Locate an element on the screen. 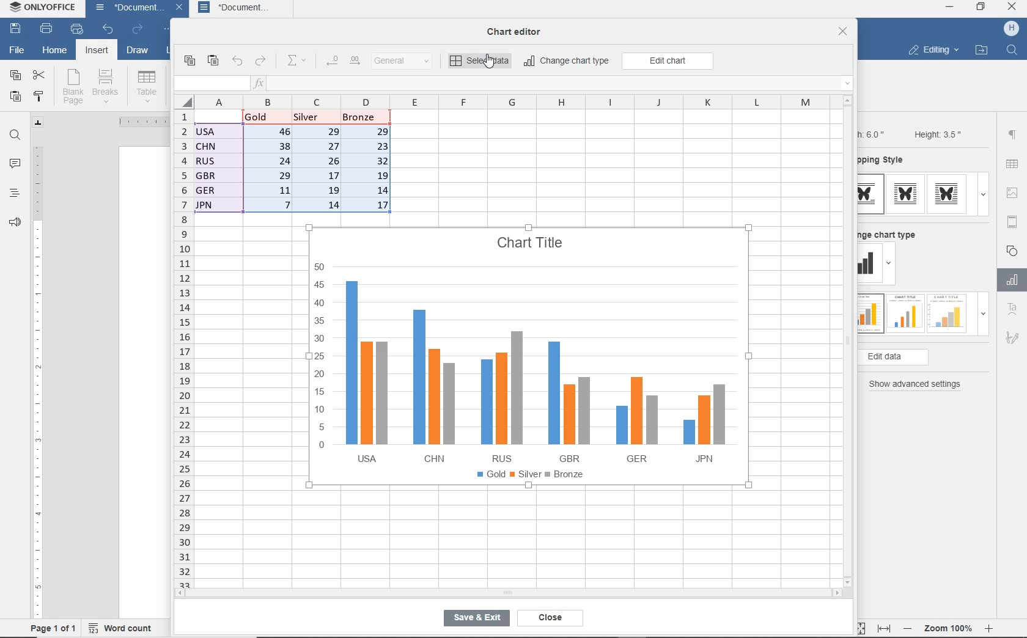 This screenshot has width=1027, height=638. edit data is located at coordinates (913, 358).